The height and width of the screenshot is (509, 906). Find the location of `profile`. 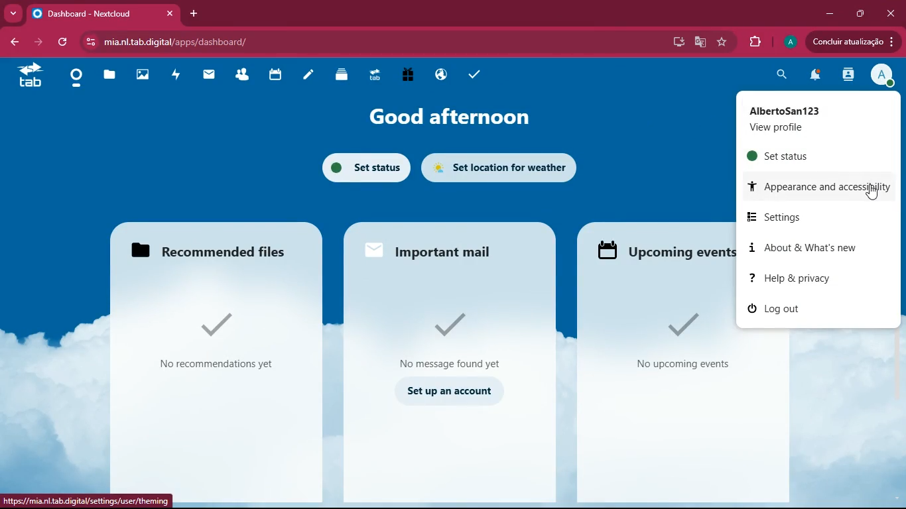

profile is located at coordinates (883, 76).